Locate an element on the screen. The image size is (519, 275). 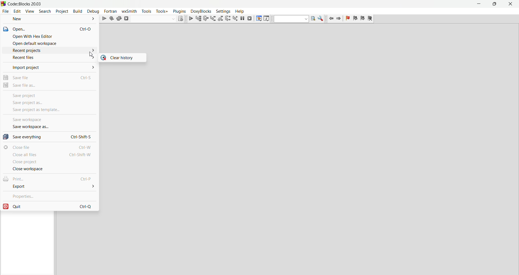
search is located at coordinates (46, 11).